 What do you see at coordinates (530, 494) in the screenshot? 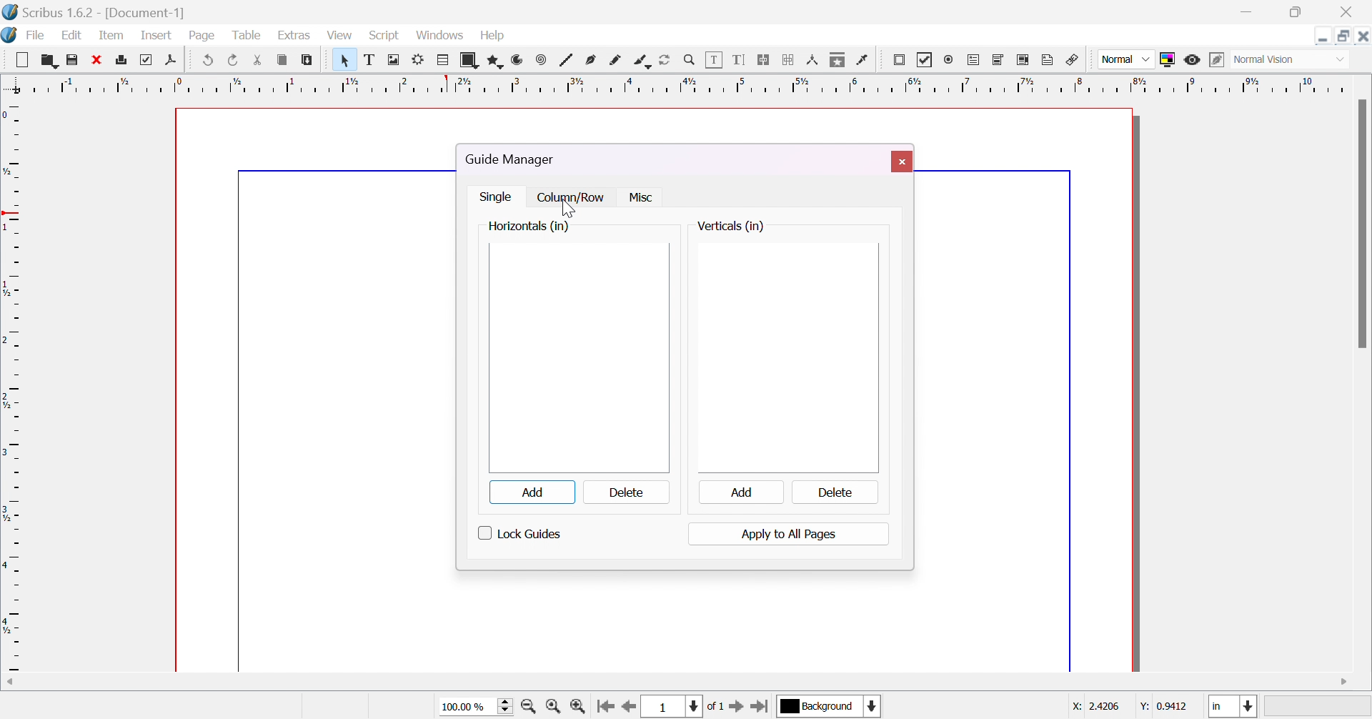
I see `add` at bounding box center [530, 494].